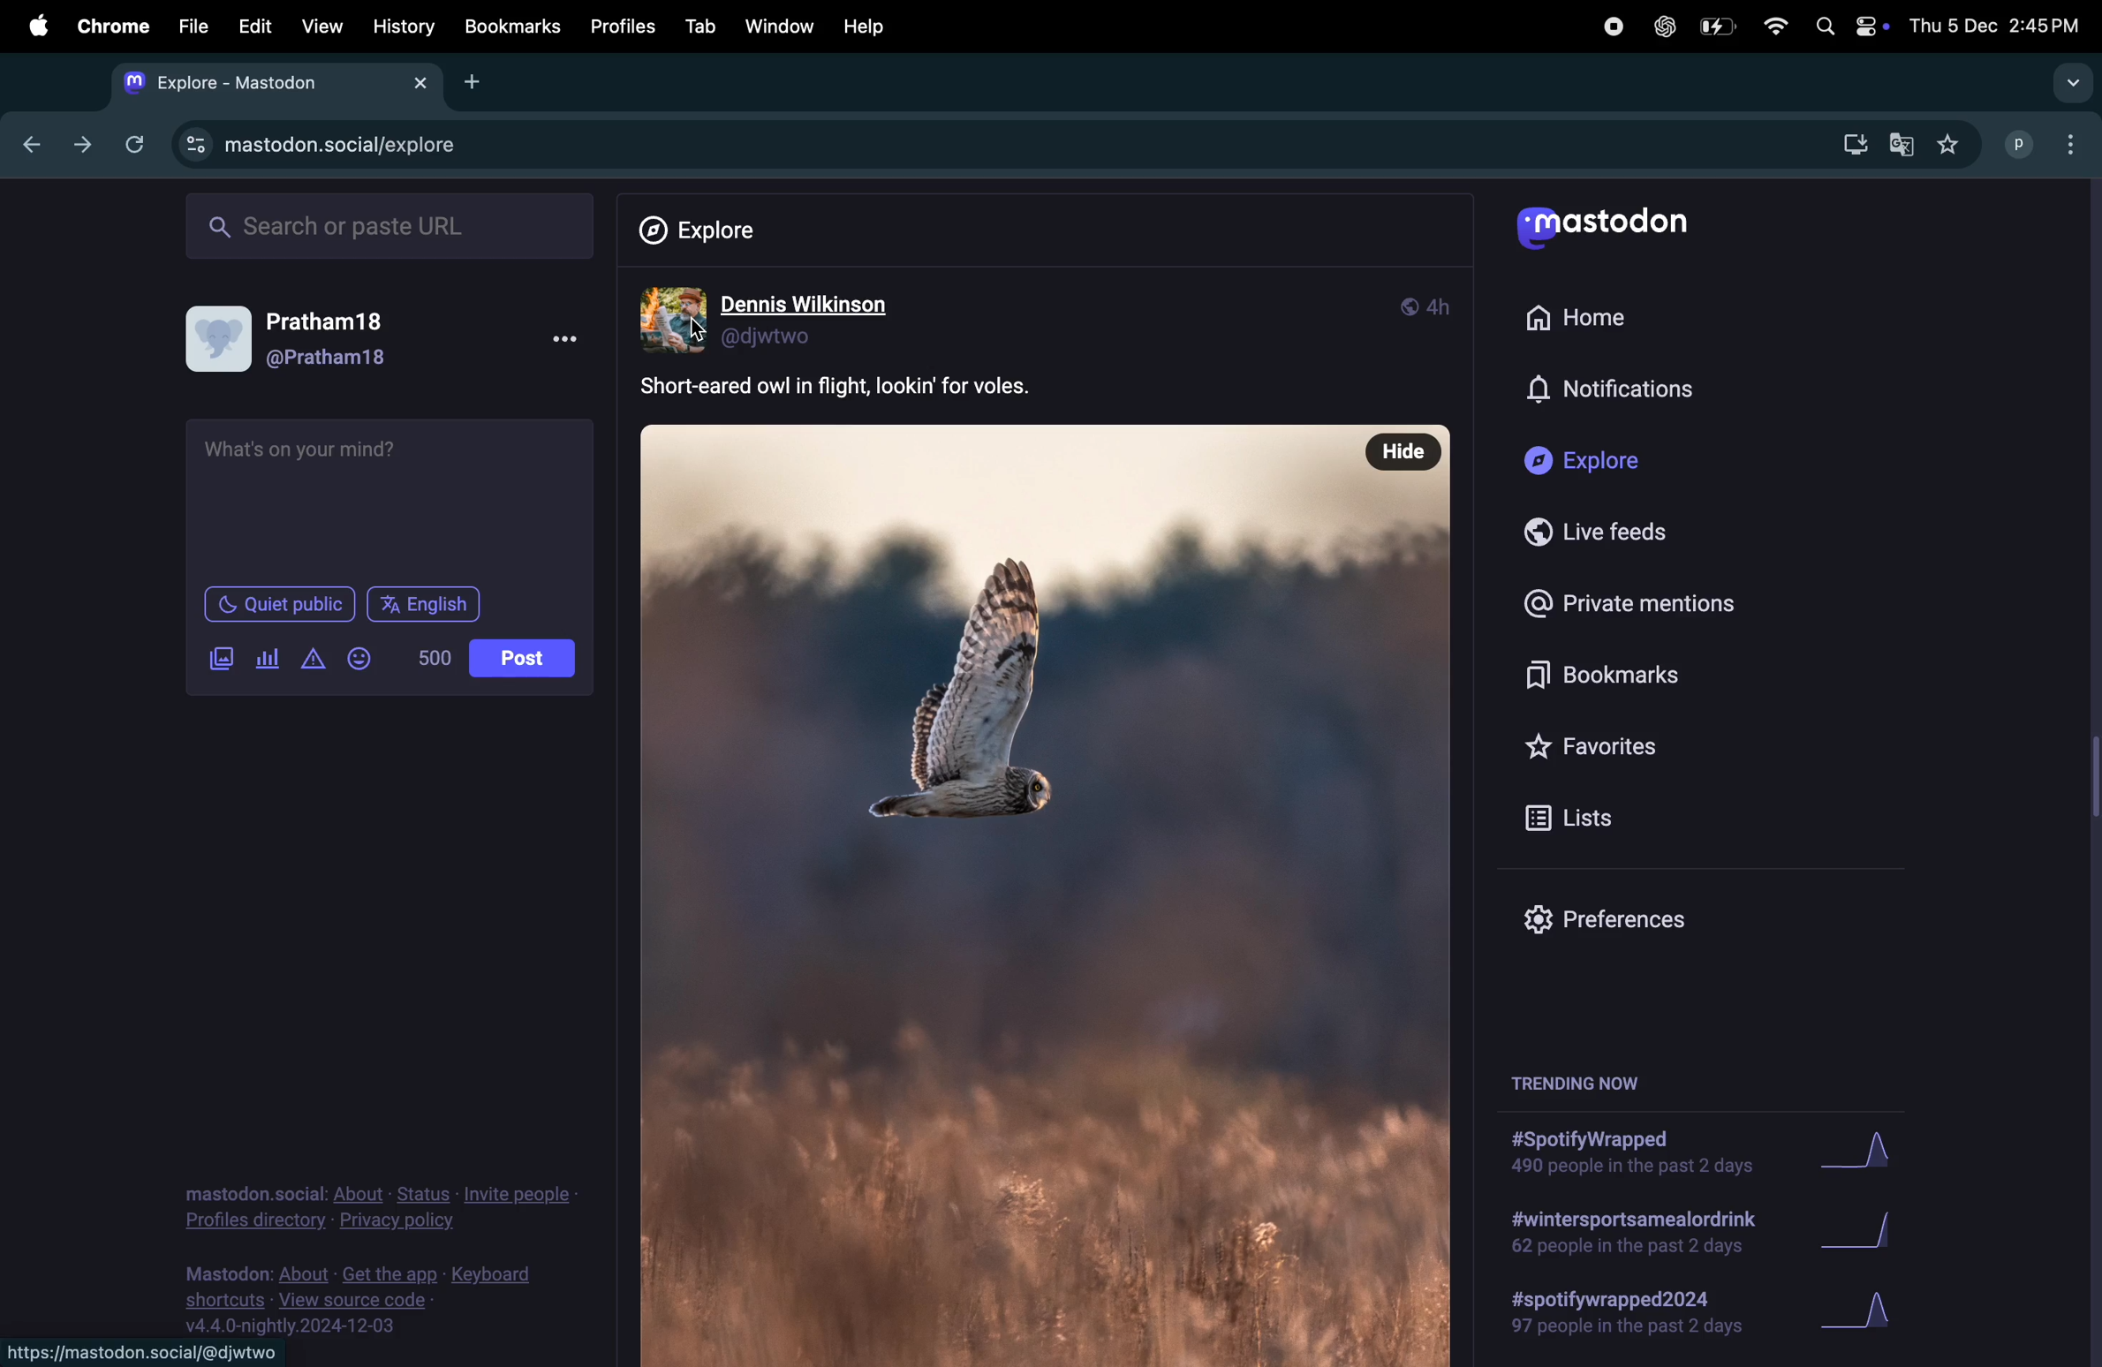 This screenshot has height=1367, width=2102. What do you see at coordinates (1602, 460) in the screenshot?
I see `Explore` at bounding box center [1602, 460].